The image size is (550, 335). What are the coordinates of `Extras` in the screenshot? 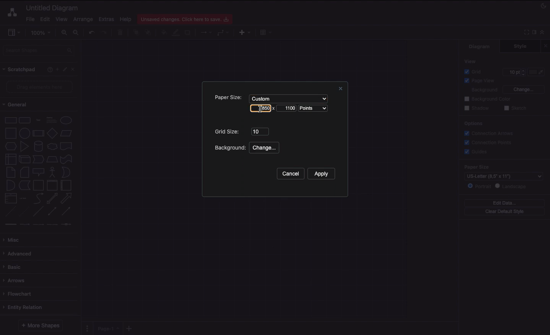 It's located at (106, 19).